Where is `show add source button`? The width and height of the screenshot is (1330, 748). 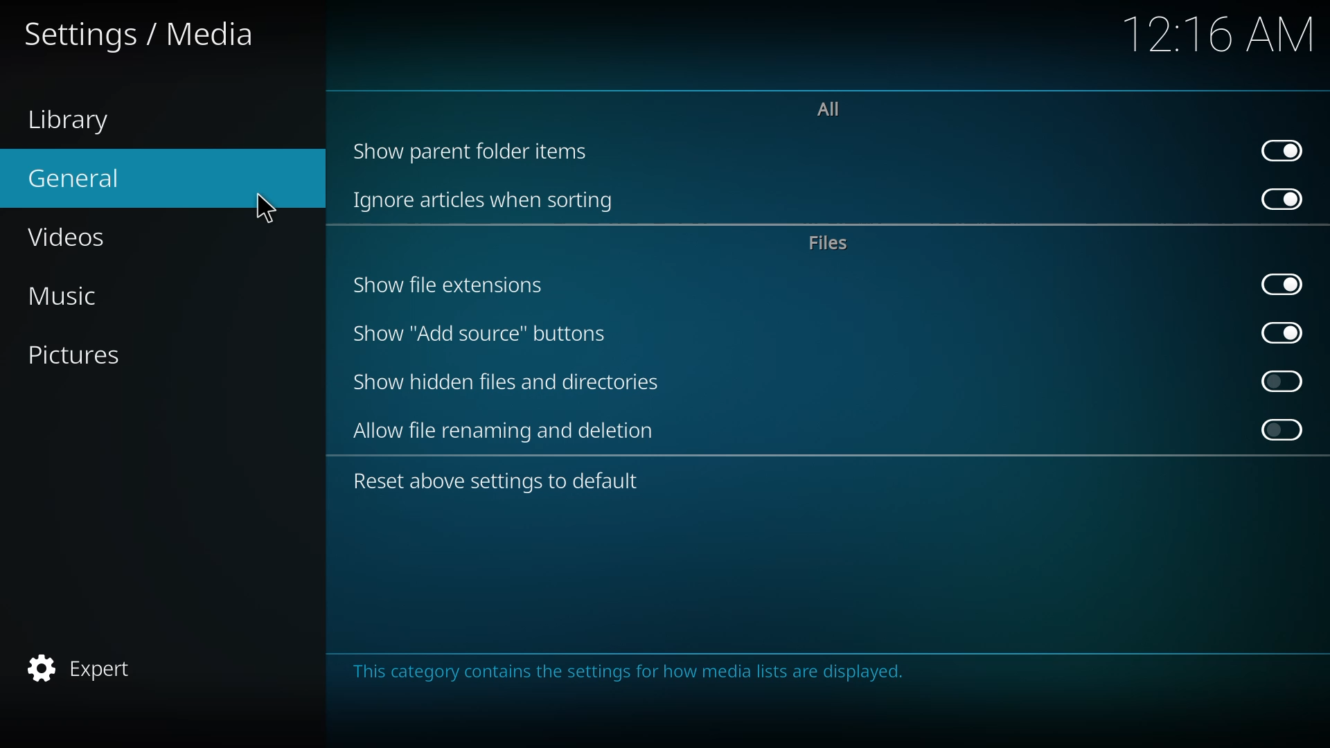
show add source button is located at coordinates (484, 333).